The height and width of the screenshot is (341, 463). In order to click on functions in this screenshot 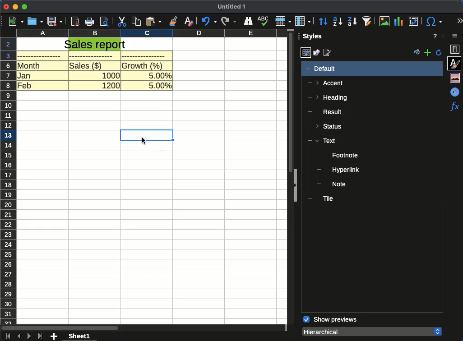, I will do `click(454, 106)`.